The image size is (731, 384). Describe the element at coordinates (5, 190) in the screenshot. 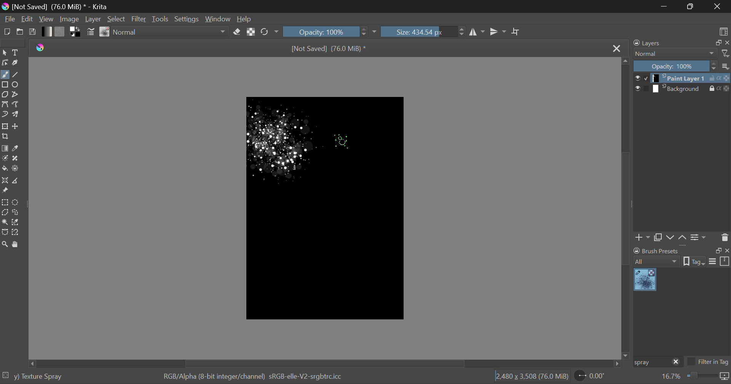

I see `Reference Images` at that location.